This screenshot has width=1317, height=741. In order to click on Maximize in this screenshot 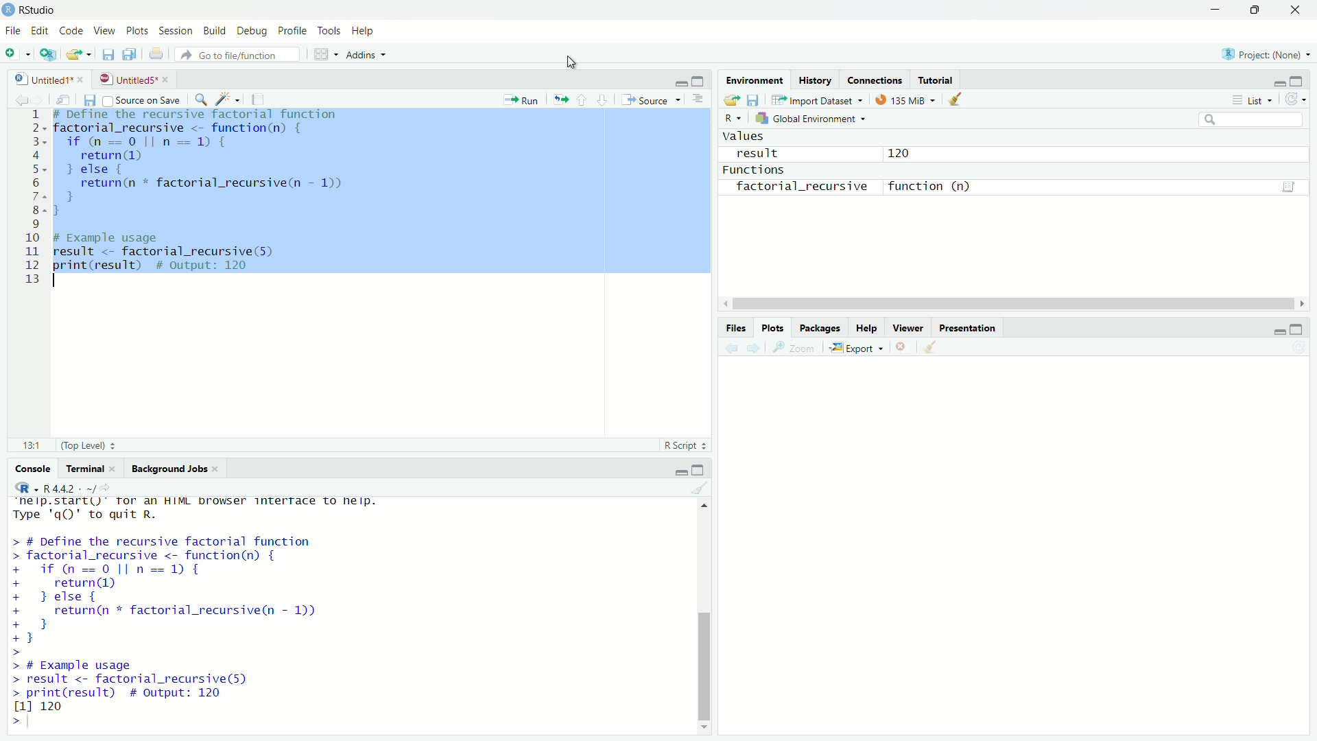, I will do `click(1252, 11)`.